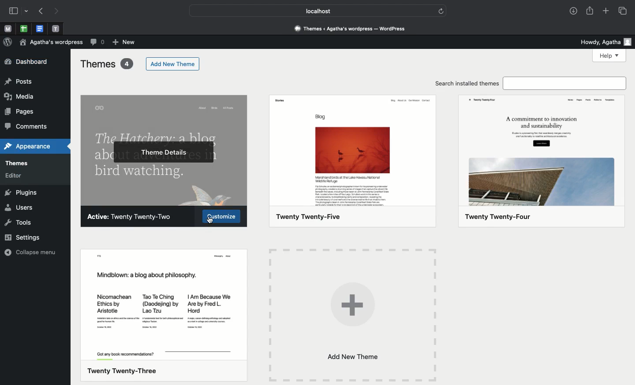 This screenshot has width=635, height=385. I want to click on Tools, so click(19, 222).